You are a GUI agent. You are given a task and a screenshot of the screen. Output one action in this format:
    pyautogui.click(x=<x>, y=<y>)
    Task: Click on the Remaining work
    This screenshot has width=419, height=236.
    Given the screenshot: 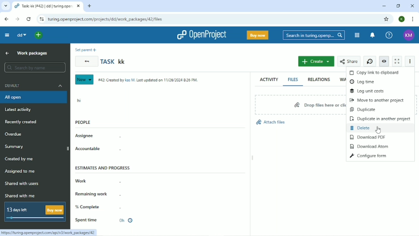 What is the action you would take?
    pyautogui.click(x=98, y=194)
    